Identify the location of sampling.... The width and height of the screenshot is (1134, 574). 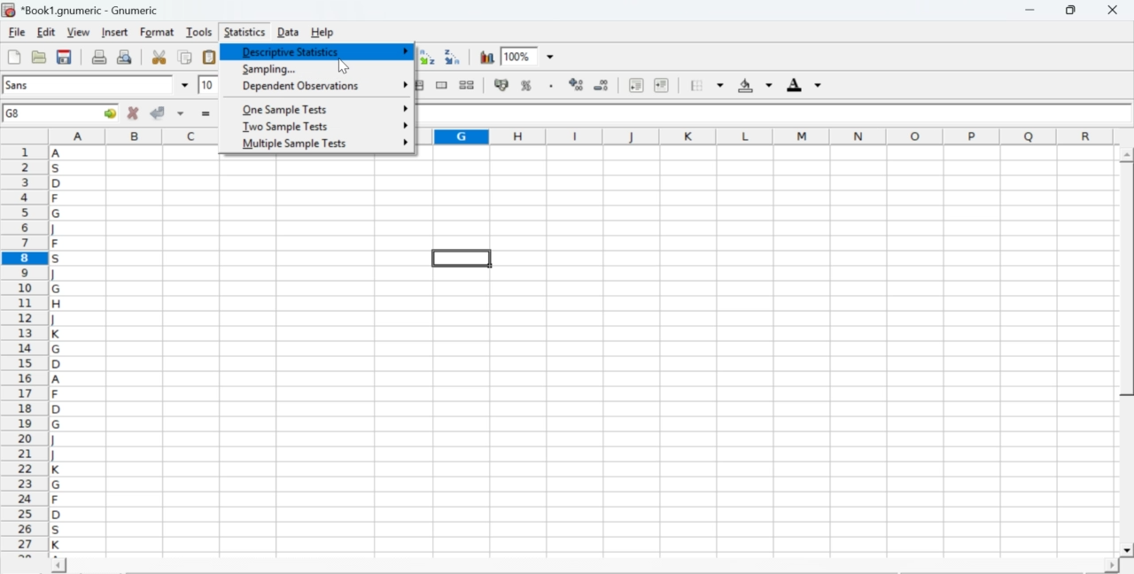
(268, 69).